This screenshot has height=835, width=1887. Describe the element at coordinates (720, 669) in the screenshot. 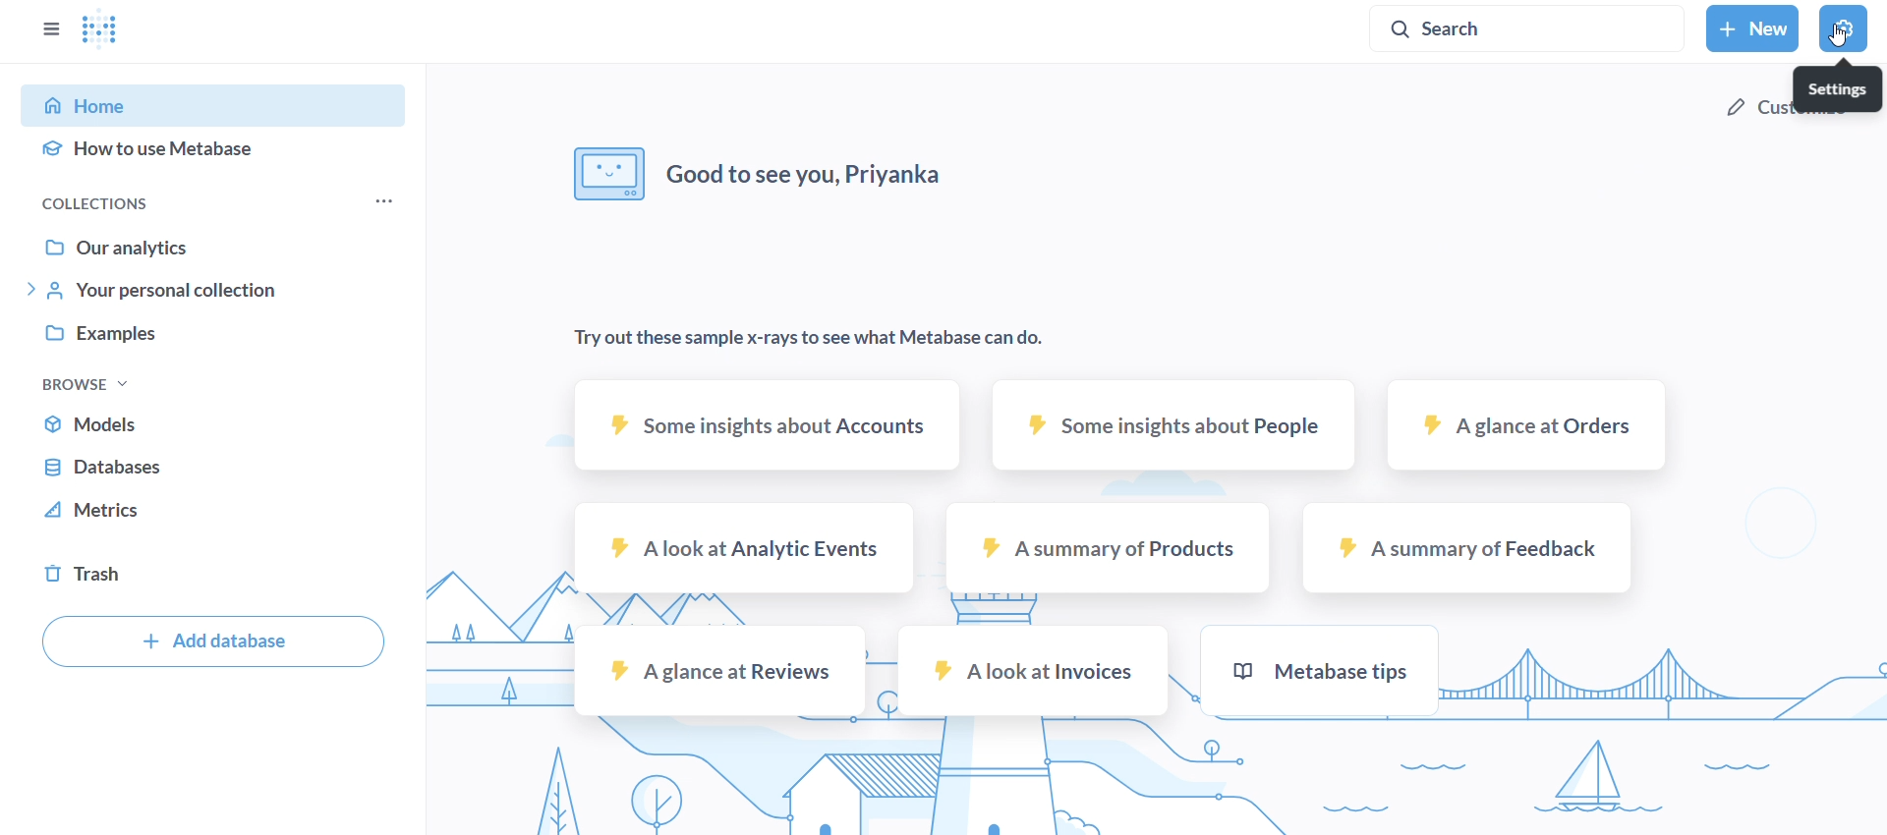

I see `a glance at reviews` at that location.